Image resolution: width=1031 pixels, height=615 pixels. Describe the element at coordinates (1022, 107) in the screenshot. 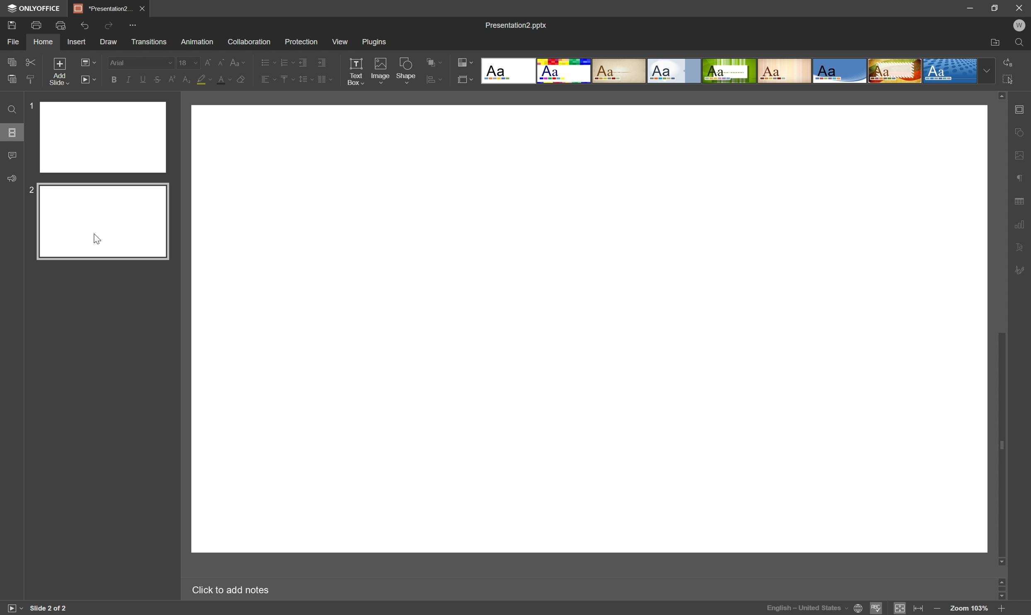

I see `Slide settings` at that location.